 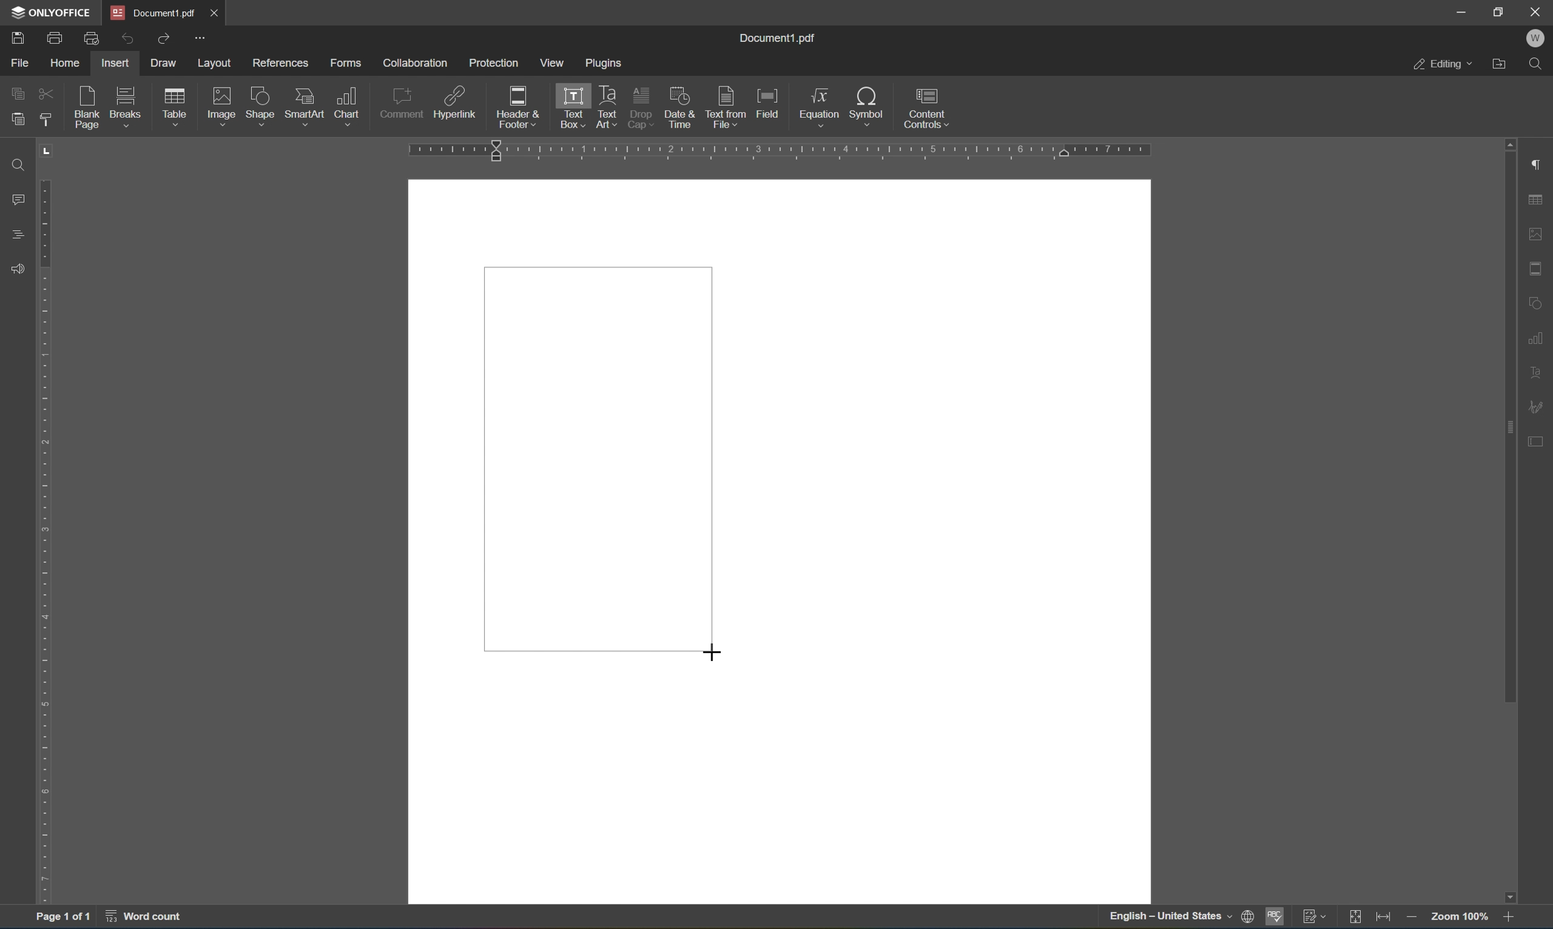 What do you see at coordinates (153, 12) in the screenshot?
I see `Document1.pdf` at bounding box center [153, 12].